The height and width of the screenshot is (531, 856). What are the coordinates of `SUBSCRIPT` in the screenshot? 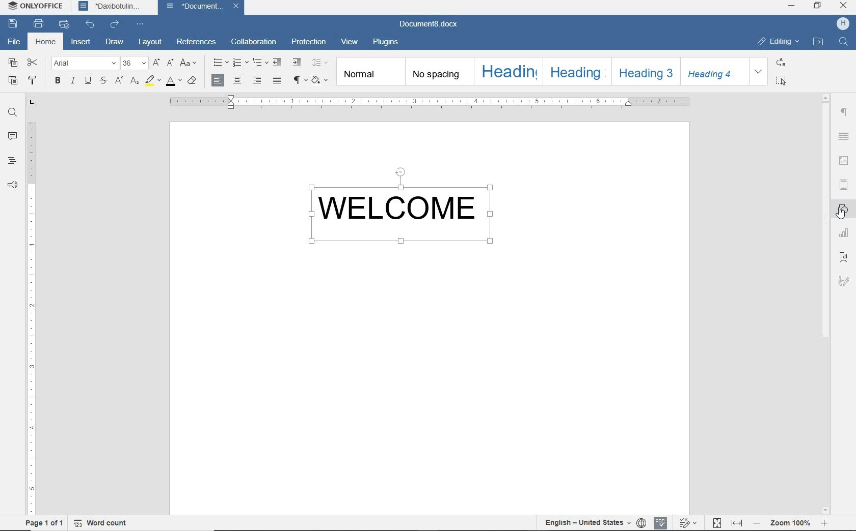 It's located at (135, 80).